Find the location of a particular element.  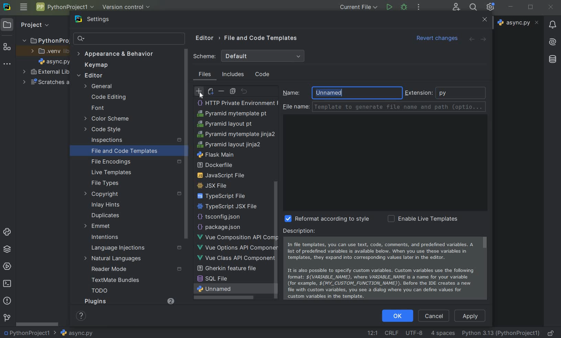

extension is located at coordinates (419, 94).